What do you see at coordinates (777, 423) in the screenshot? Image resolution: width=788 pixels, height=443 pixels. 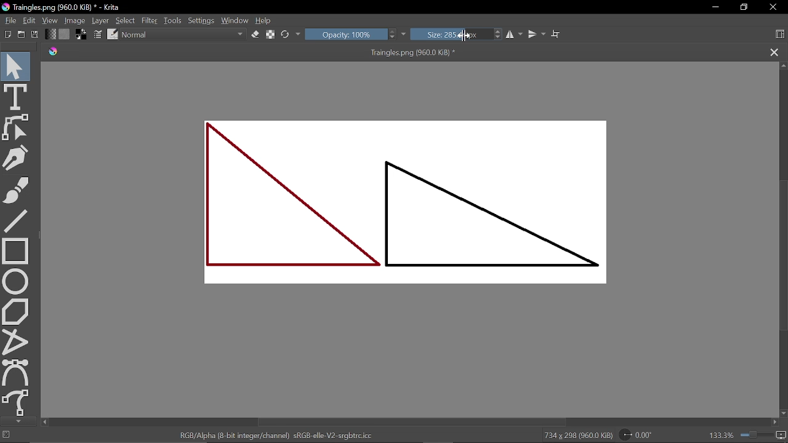 I see `Move right` at bounding box center [777, 423].